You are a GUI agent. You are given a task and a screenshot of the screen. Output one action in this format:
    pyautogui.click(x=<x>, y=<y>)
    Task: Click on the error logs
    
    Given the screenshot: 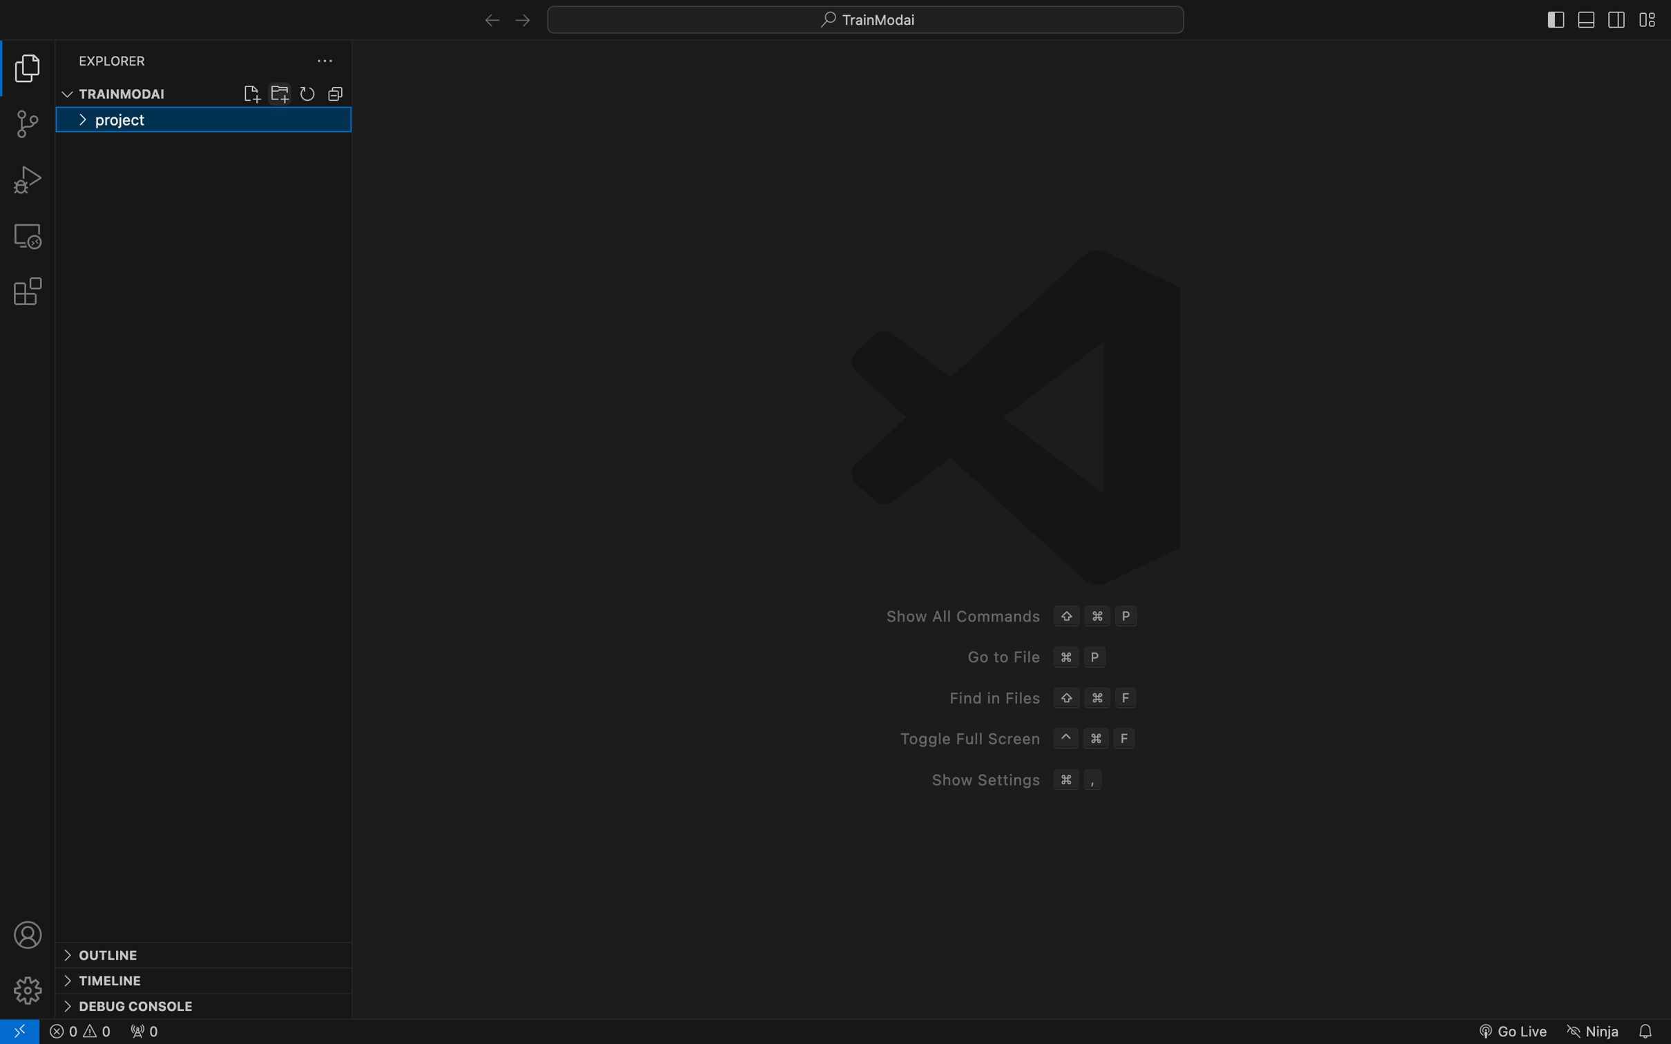 What is the action you would take?
    pyautogui.click(x=21, y=1031)
    